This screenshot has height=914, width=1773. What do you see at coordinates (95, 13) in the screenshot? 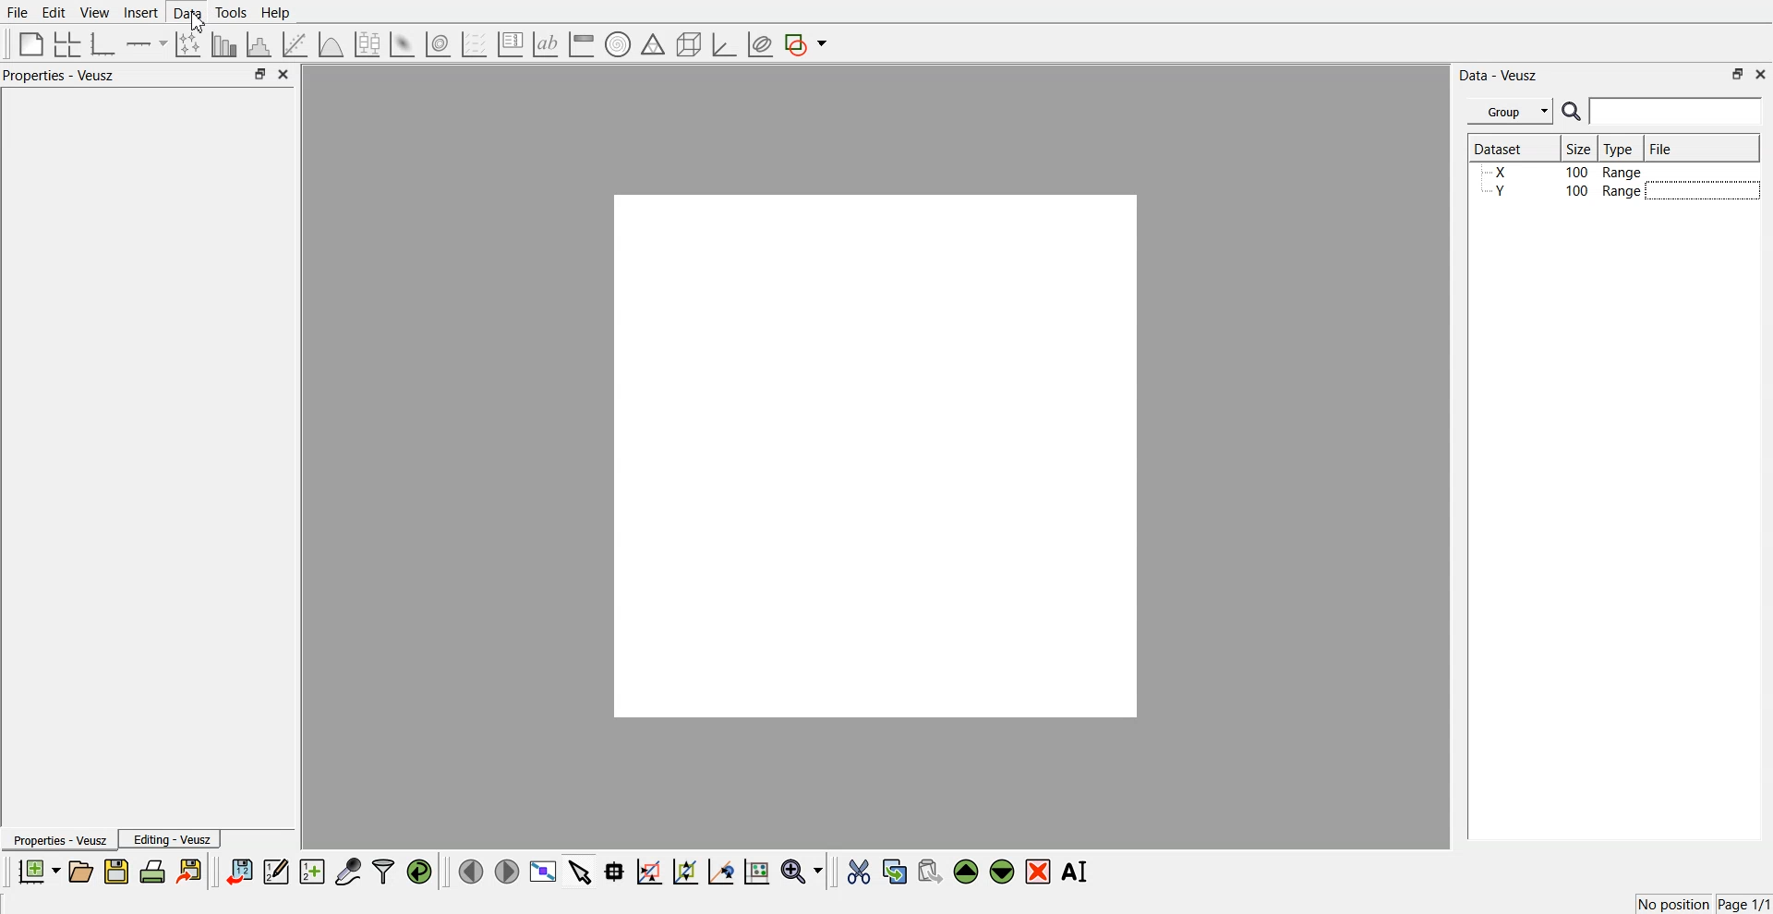
I see `View` at bounding box center [95, 13].